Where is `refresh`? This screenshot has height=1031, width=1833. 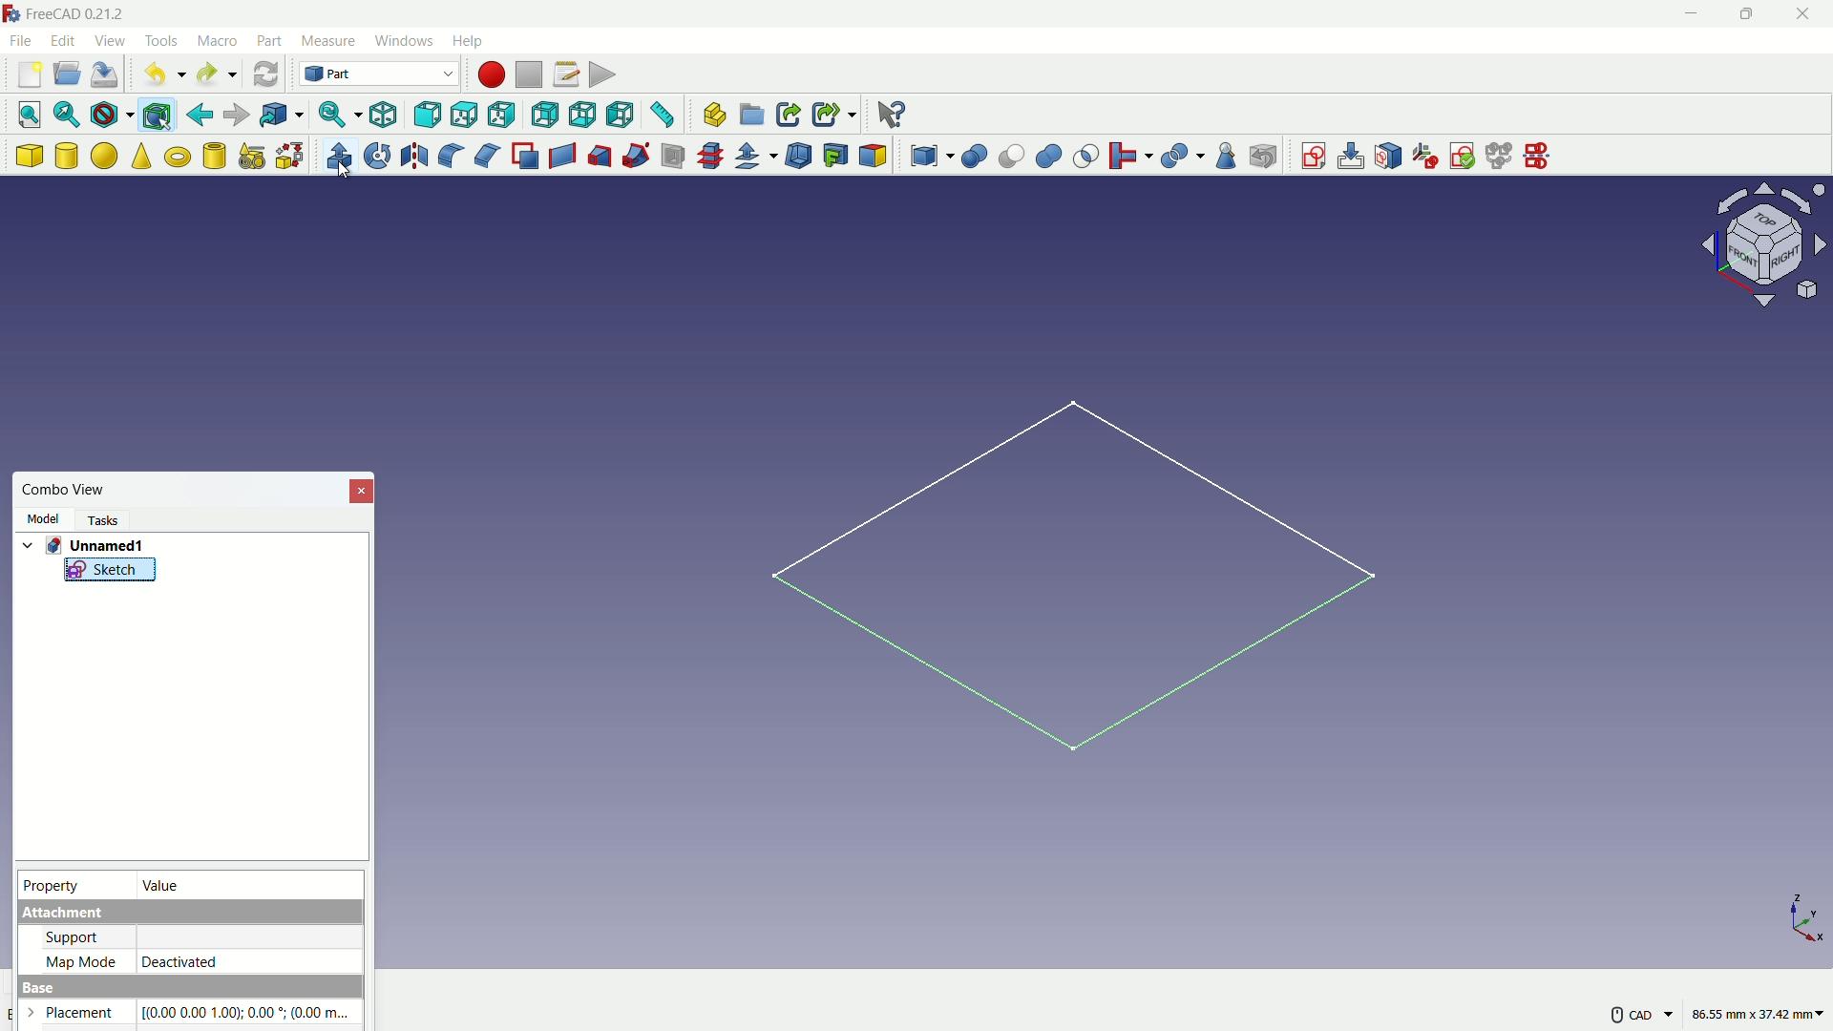 refresh is located at coordinates (264, 74).